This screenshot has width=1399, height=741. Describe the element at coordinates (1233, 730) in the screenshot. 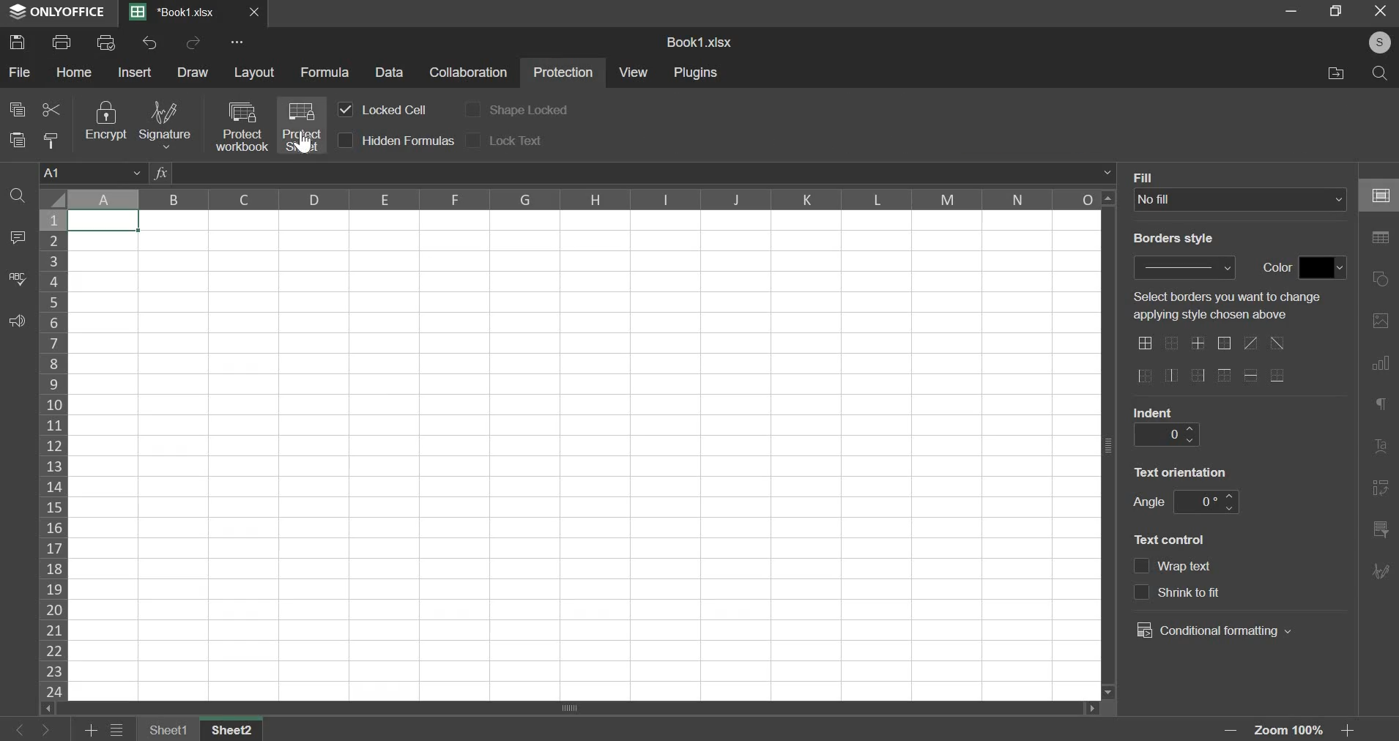

I see `zoom out` at that location.